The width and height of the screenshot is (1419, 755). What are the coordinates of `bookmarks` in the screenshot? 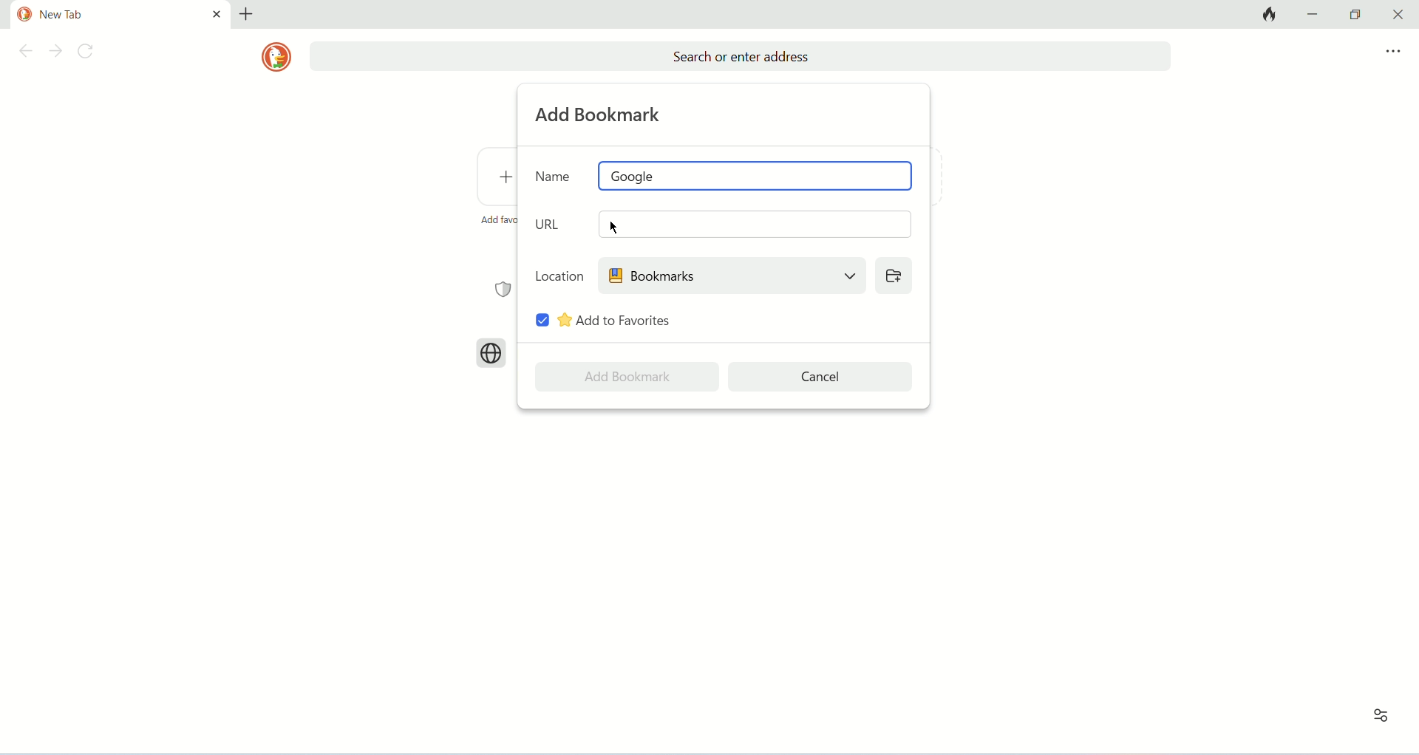 It's located at (731, 275).